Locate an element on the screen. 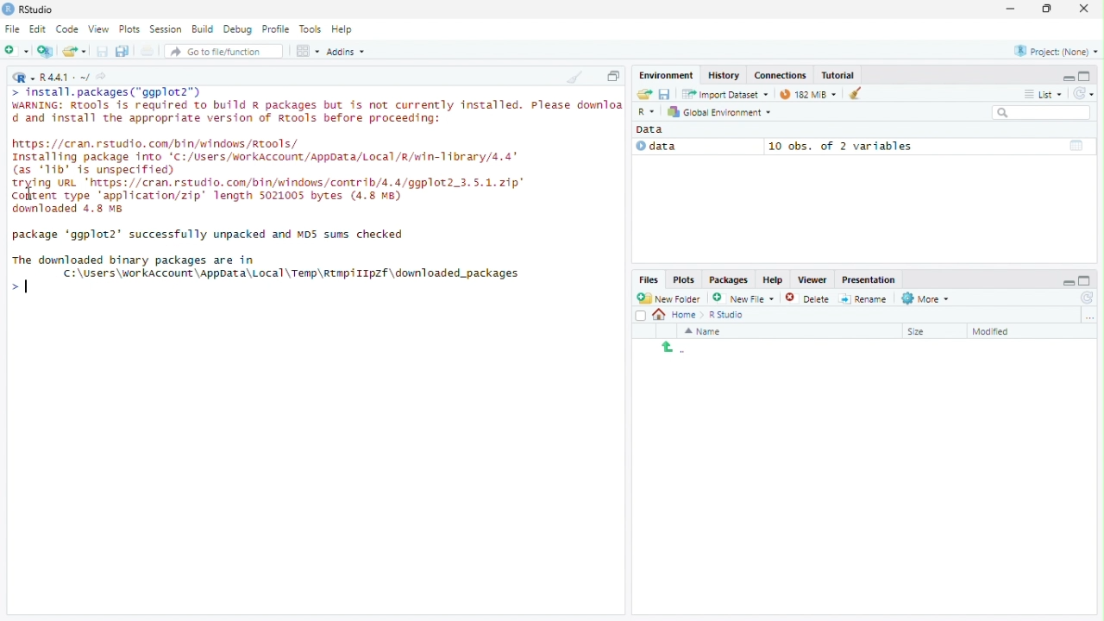 The height and width of the screenshot is (621, 1104). Session is located at coordinates (166, 28).